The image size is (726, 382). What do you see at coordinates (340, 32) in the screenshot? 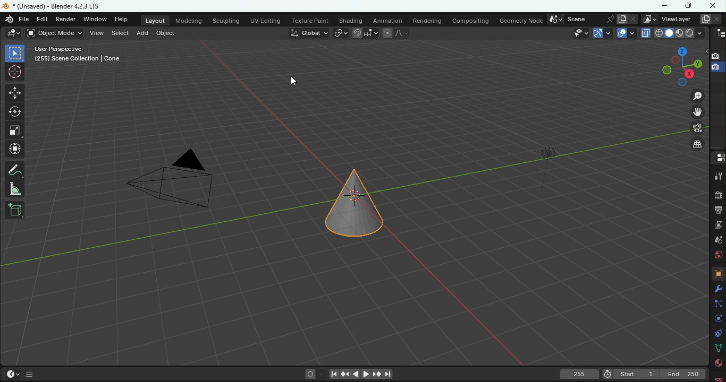
I see `Transforming pivot point` at bounding box center [340, 32].